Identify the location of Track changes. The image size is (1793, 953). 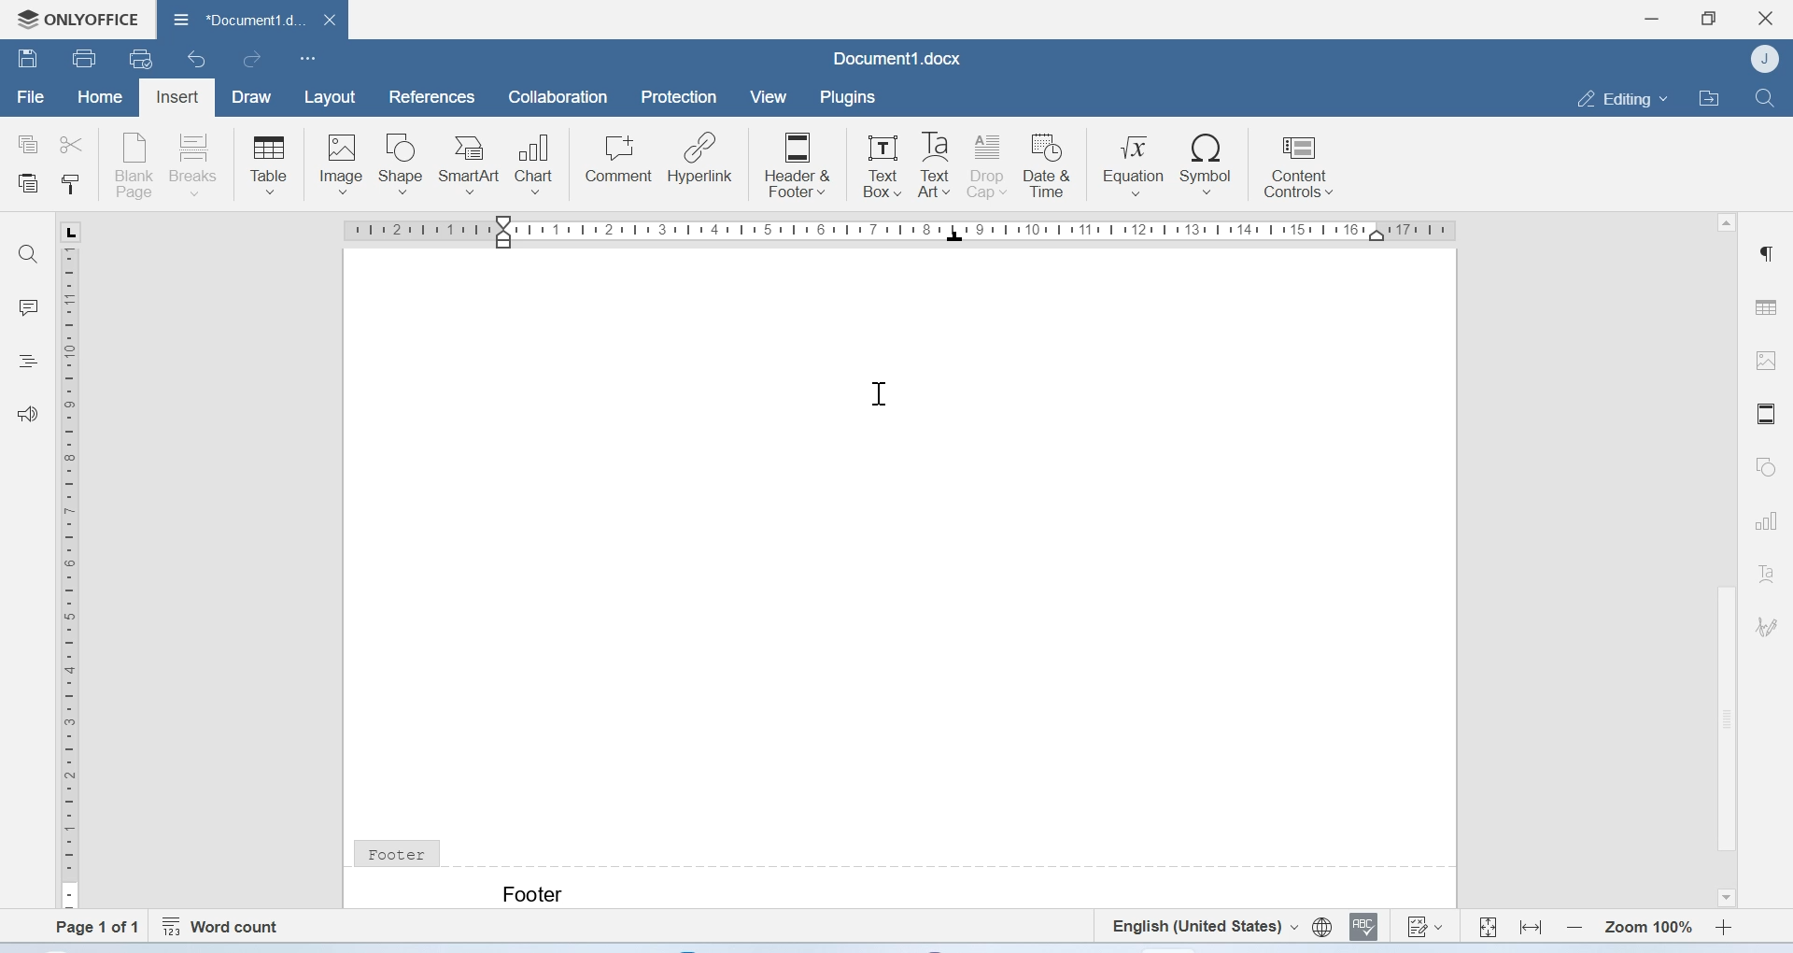
(1426, 929).